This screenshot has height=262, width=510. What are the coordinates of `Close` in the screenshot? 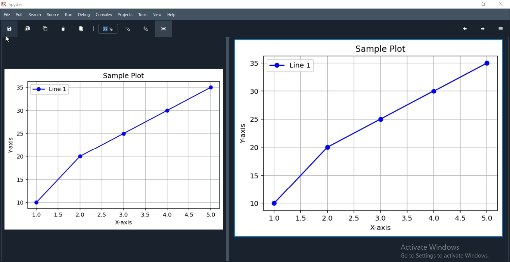 It's located at (501, 4).